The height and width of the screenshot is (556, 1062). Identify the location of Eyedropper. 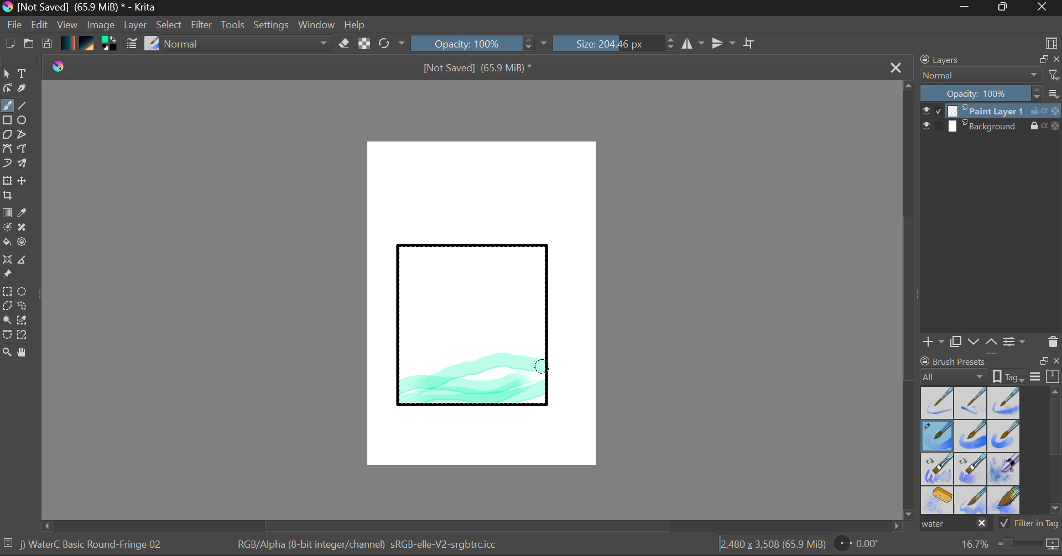
(24, 213).